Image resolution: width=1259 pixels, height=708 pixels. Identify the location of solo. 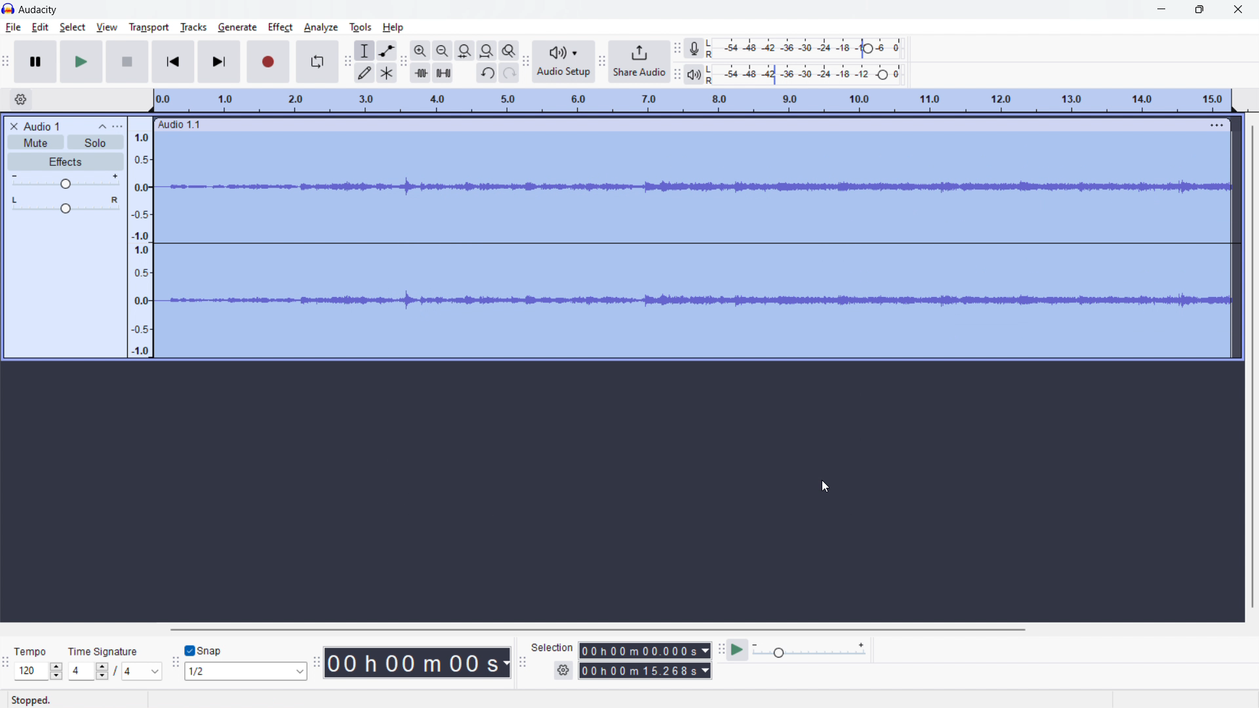
(96, 142).